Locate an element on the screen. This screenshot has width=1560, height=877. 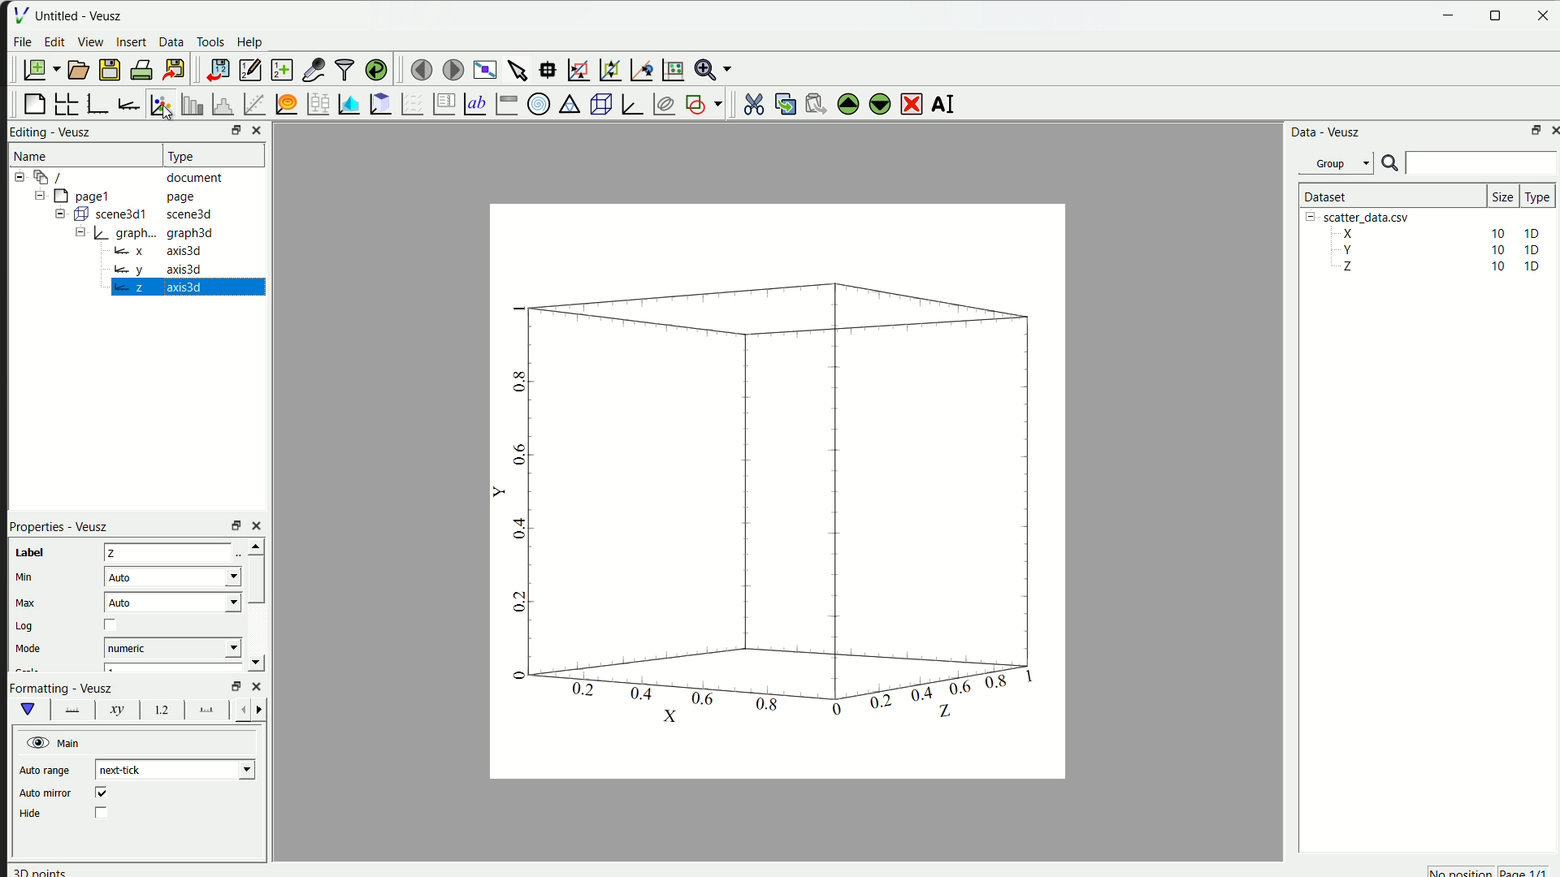
} Min is located at coordinates (23, 577).